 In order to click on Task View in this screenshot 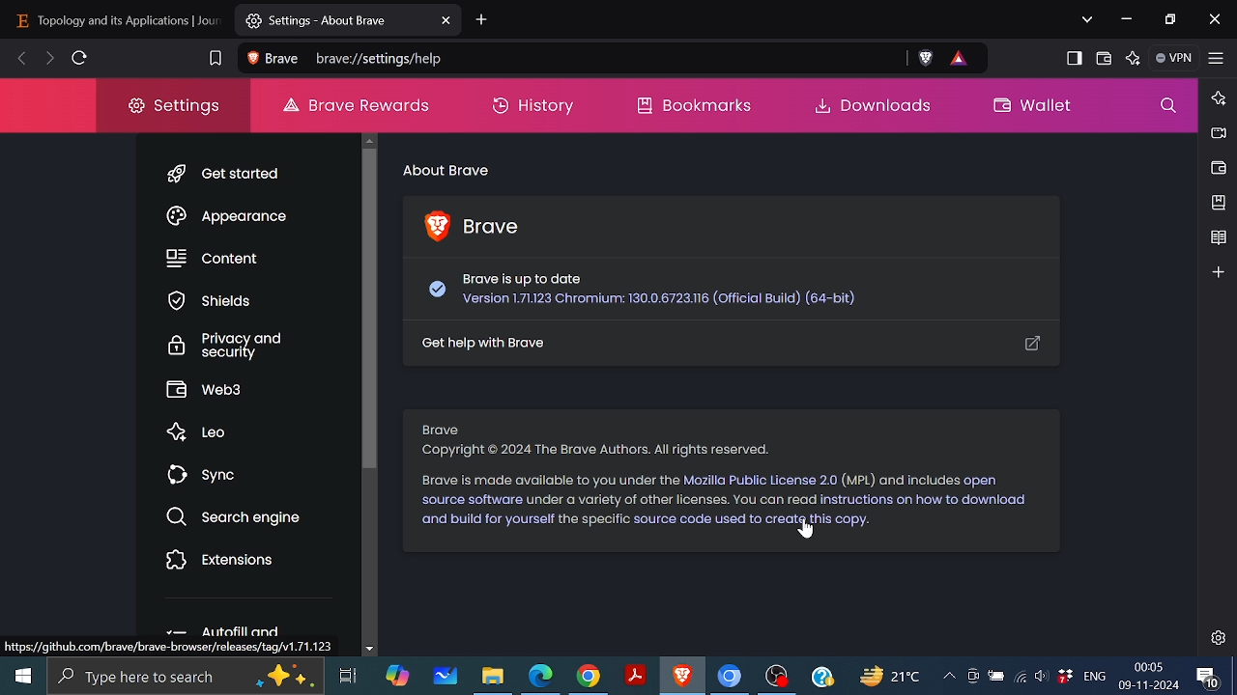, I will do `click(349, 674)`.